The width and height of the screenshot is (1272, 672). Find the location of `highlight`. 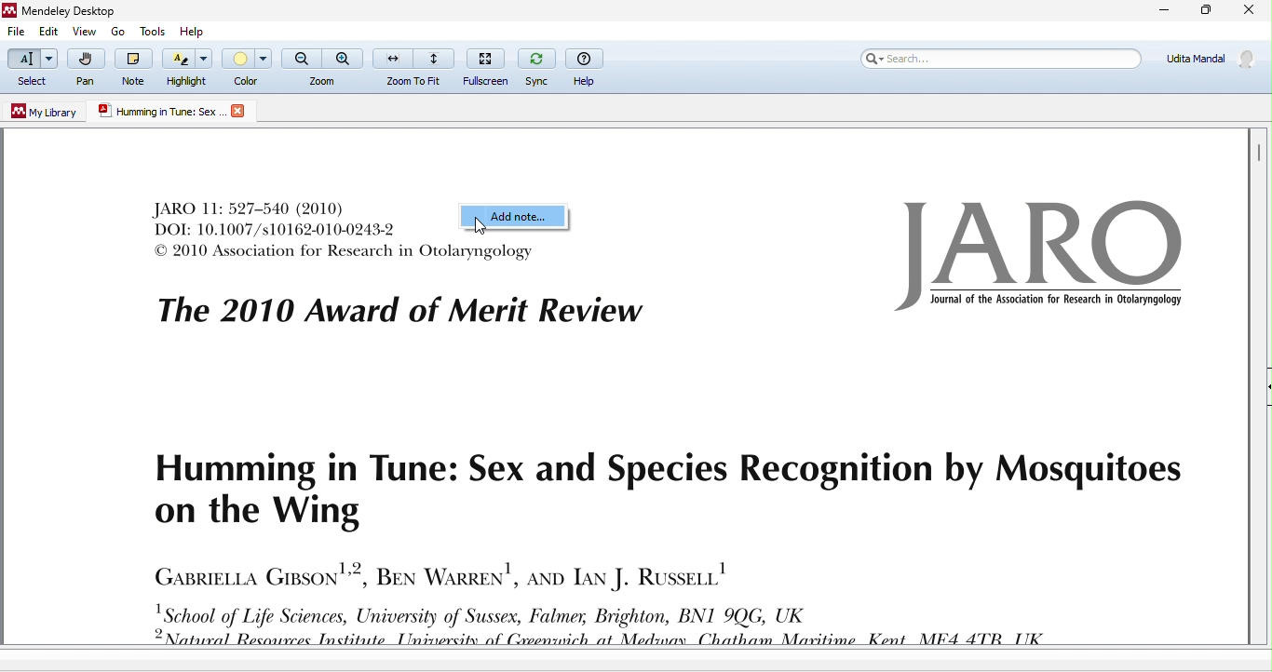

highlight is located at coordinates (185, 68).